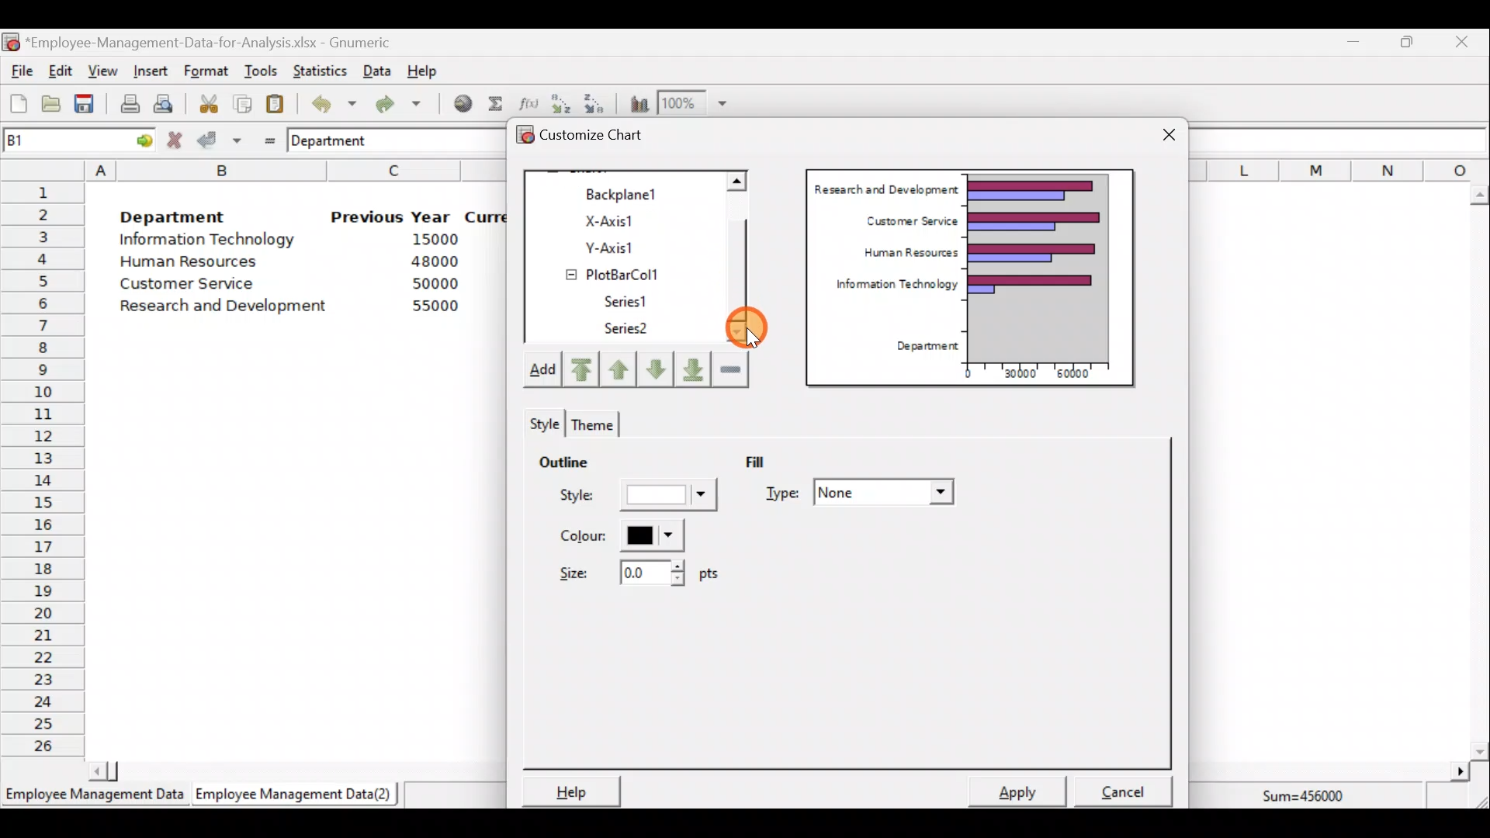 Image resolution: width=1490 pixels, height=838 pixels. What do you see at coordinates (1479, 473) in the screenshot?
I see `Scroll bar` at bounding box center [1479, 473].